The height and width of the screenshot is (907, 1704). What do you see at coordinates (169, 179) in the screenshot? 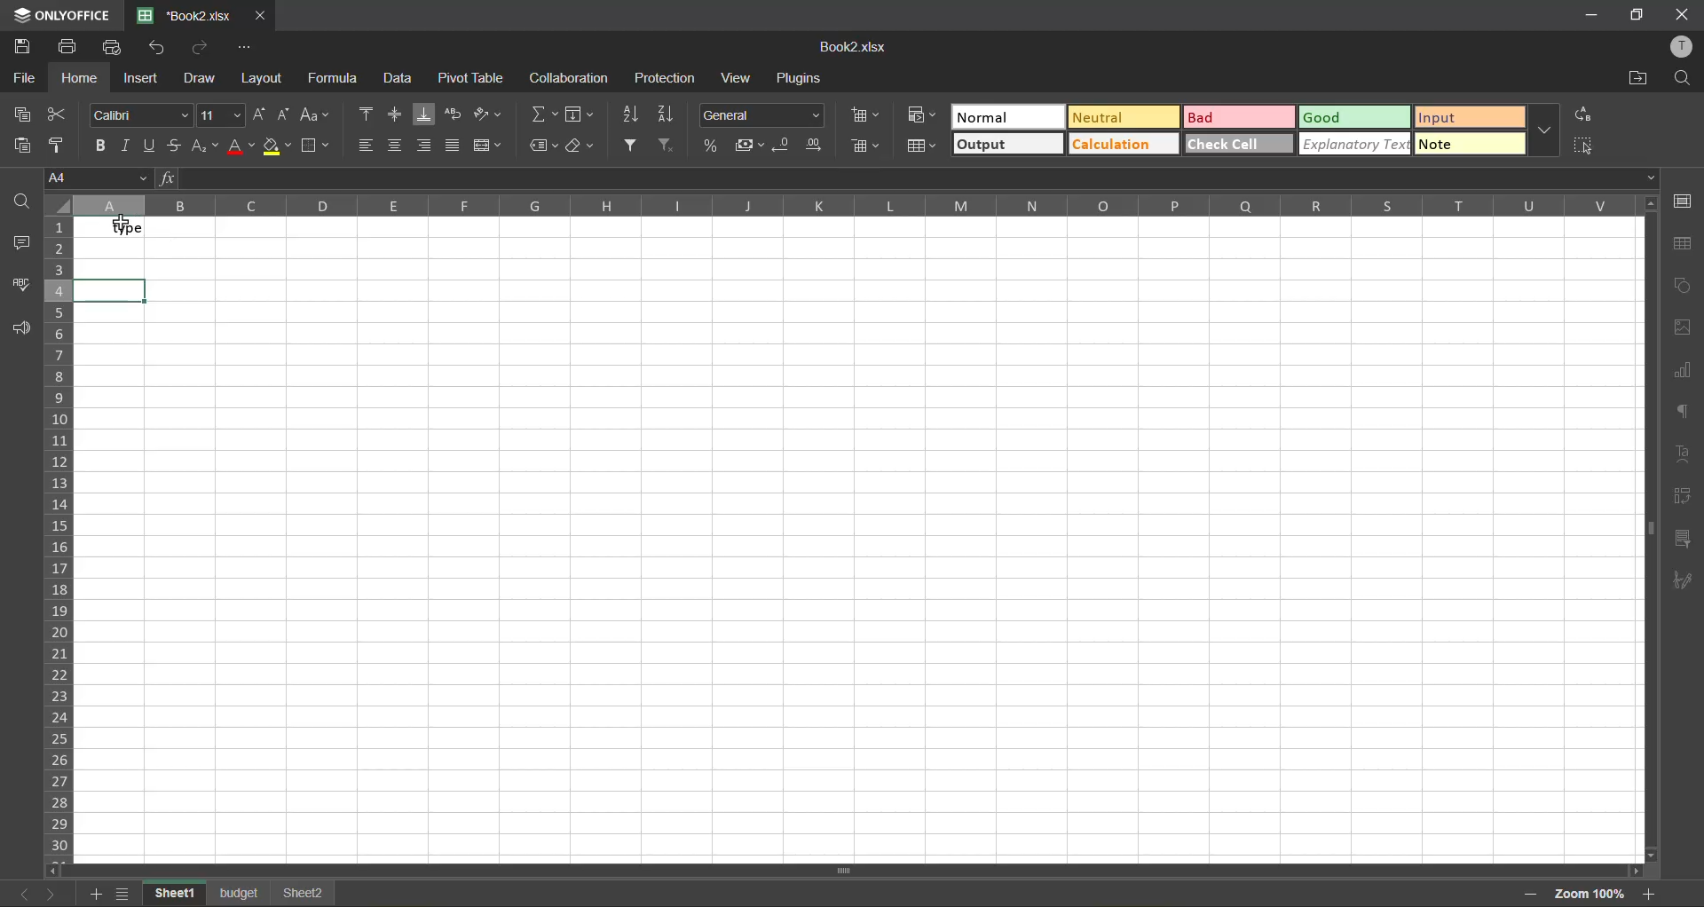
I see `fx` at bounding box center [169, 179].